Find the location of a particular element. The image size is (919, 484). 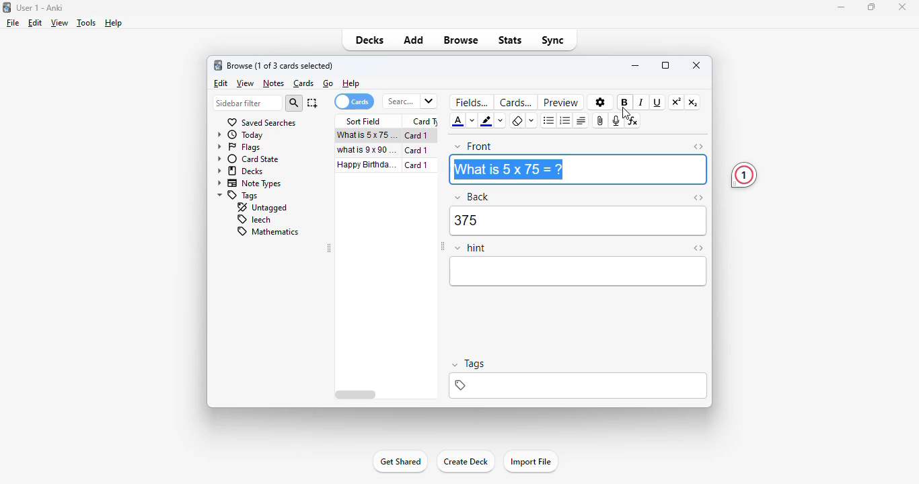

toggle HTML editor is located at coordinates (698, 248).